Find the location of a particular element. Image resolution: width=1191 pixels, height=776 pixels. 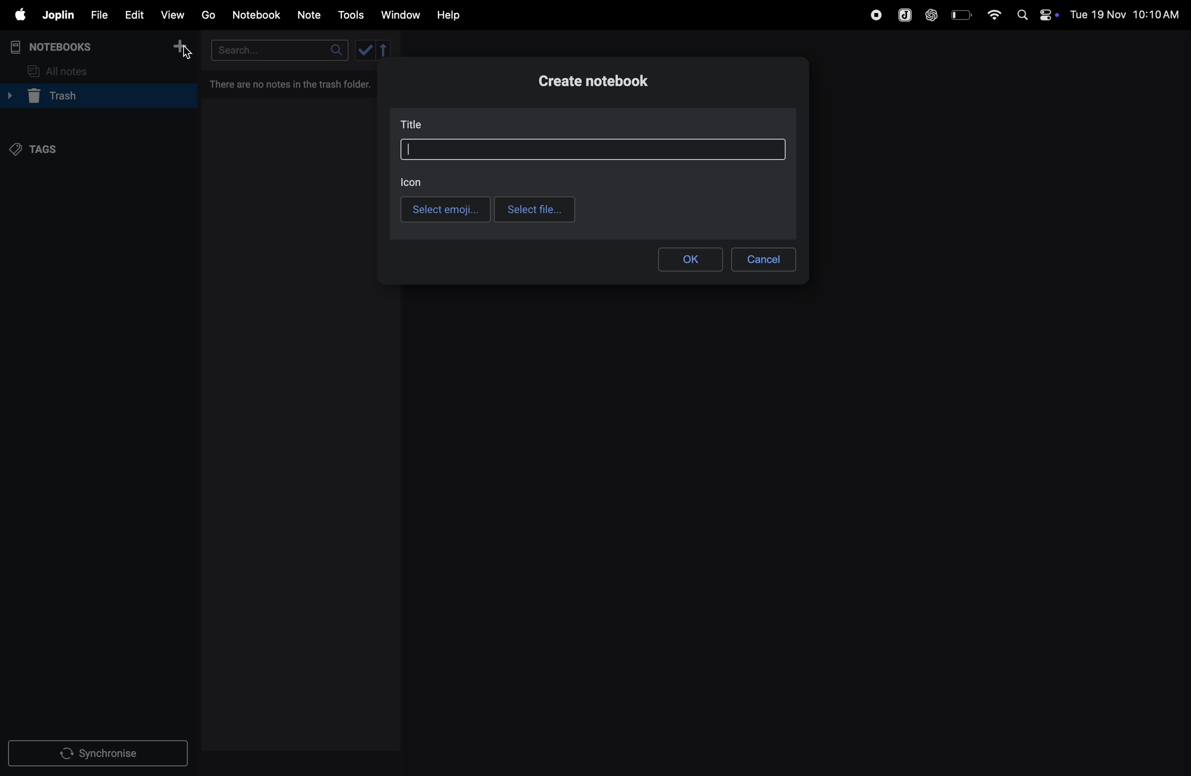

view is located at coordinates (175, 13).